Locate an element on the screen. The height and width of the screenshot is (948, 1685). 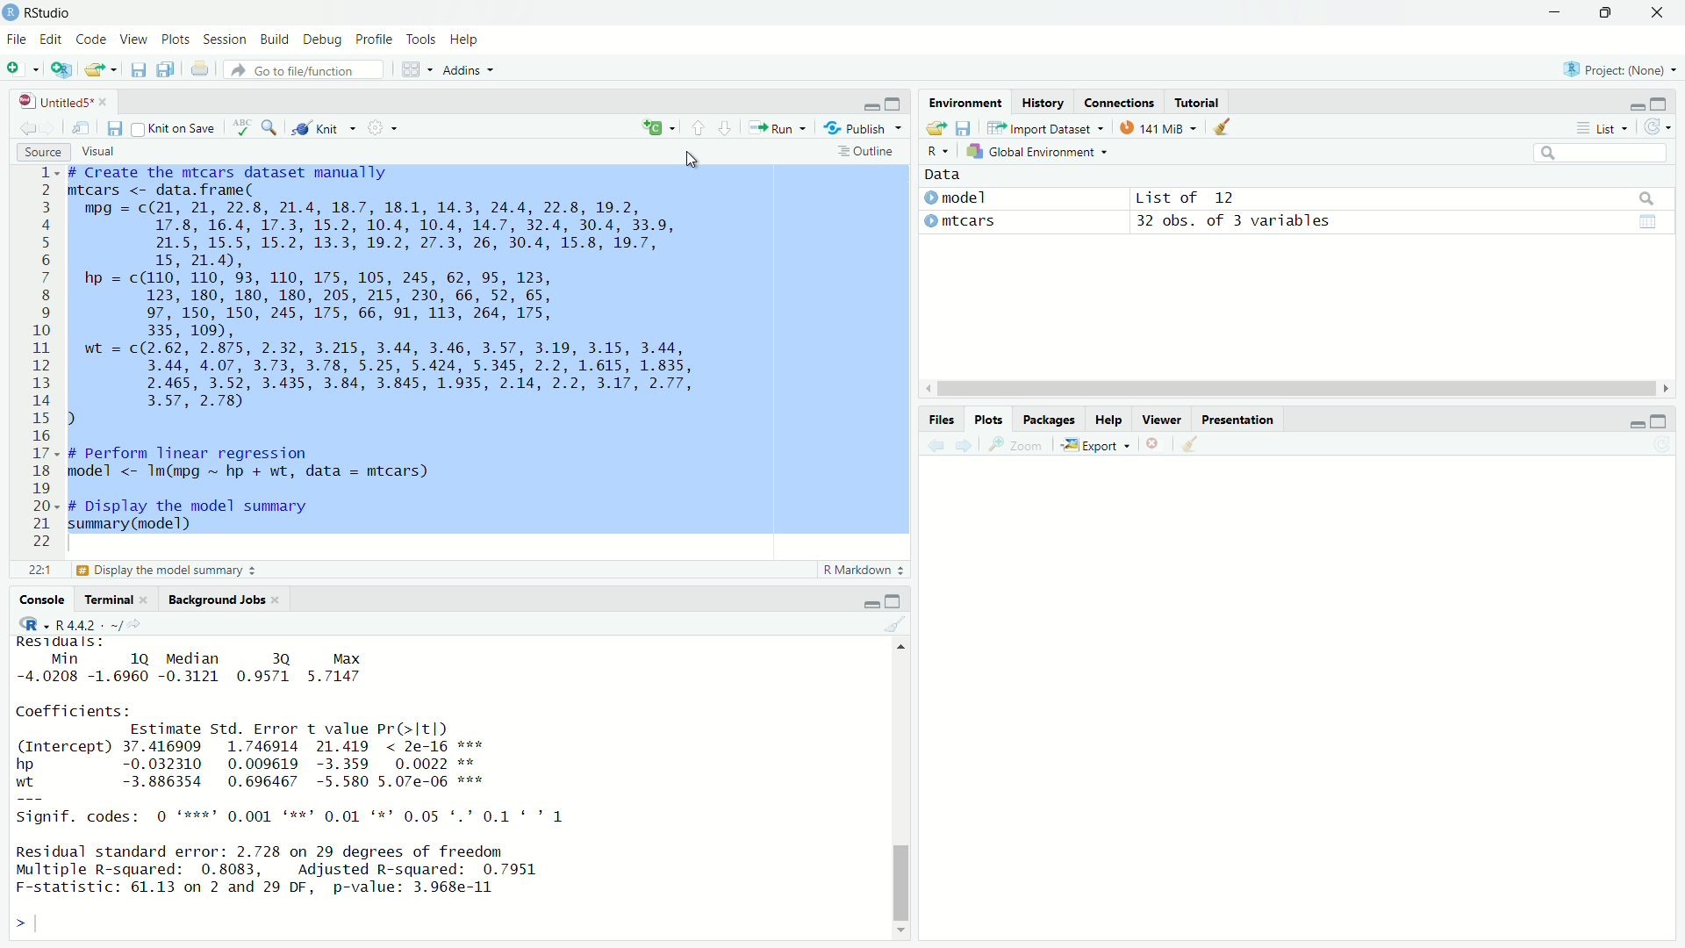
list is located at coordinates (1607, 128).